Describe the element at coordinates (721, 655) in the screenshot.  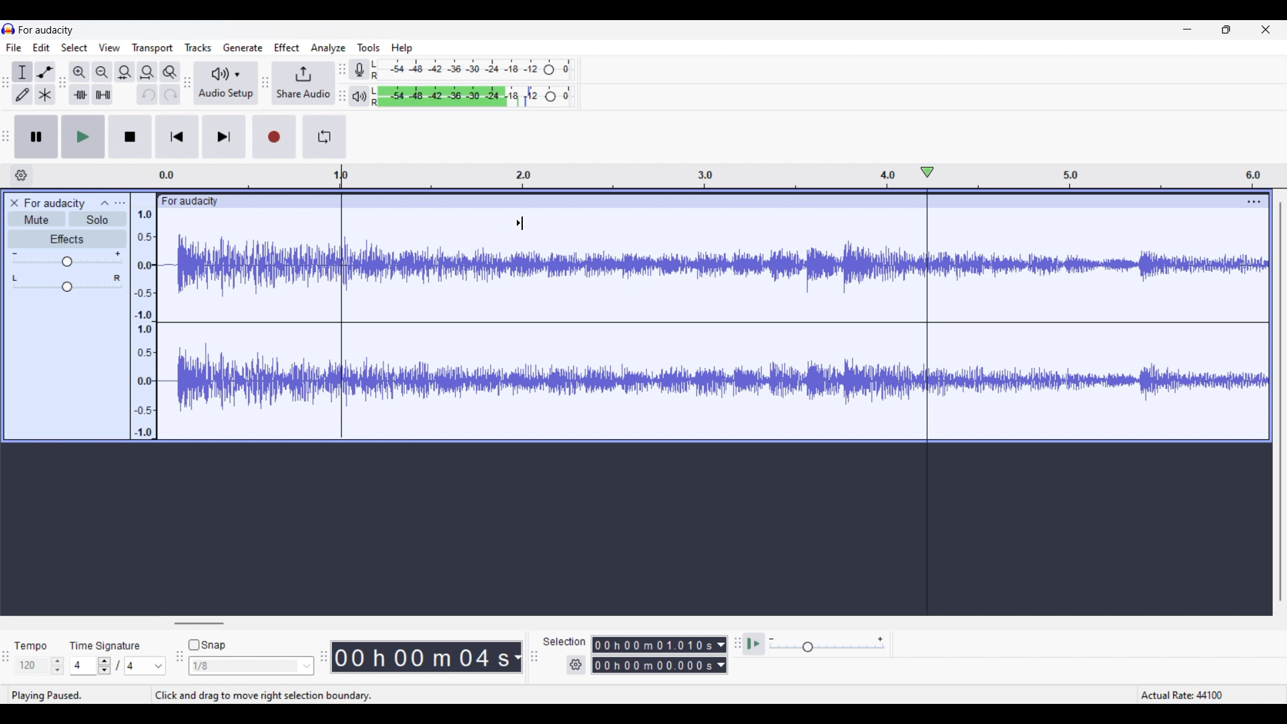
I see `Duration measurement options` at that location.